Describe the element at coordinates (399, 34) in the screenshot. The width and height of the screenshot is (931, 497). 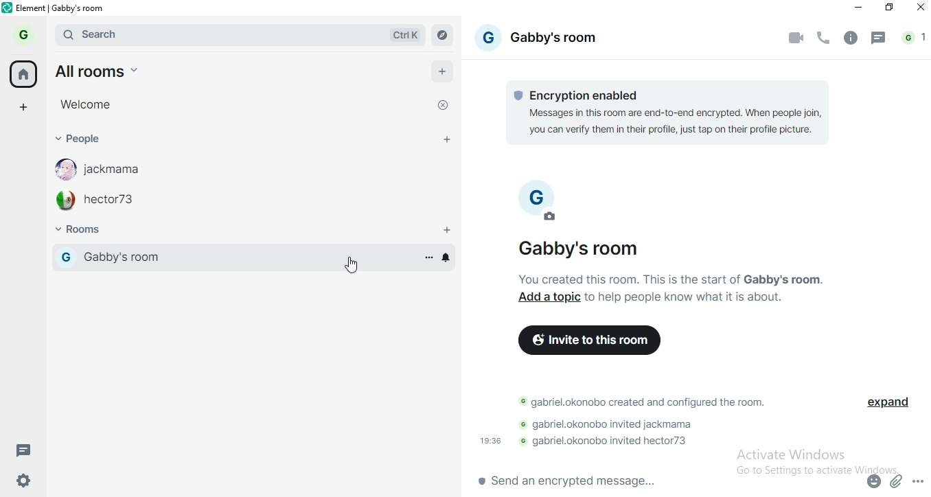
I see `ctrl k` at that location.